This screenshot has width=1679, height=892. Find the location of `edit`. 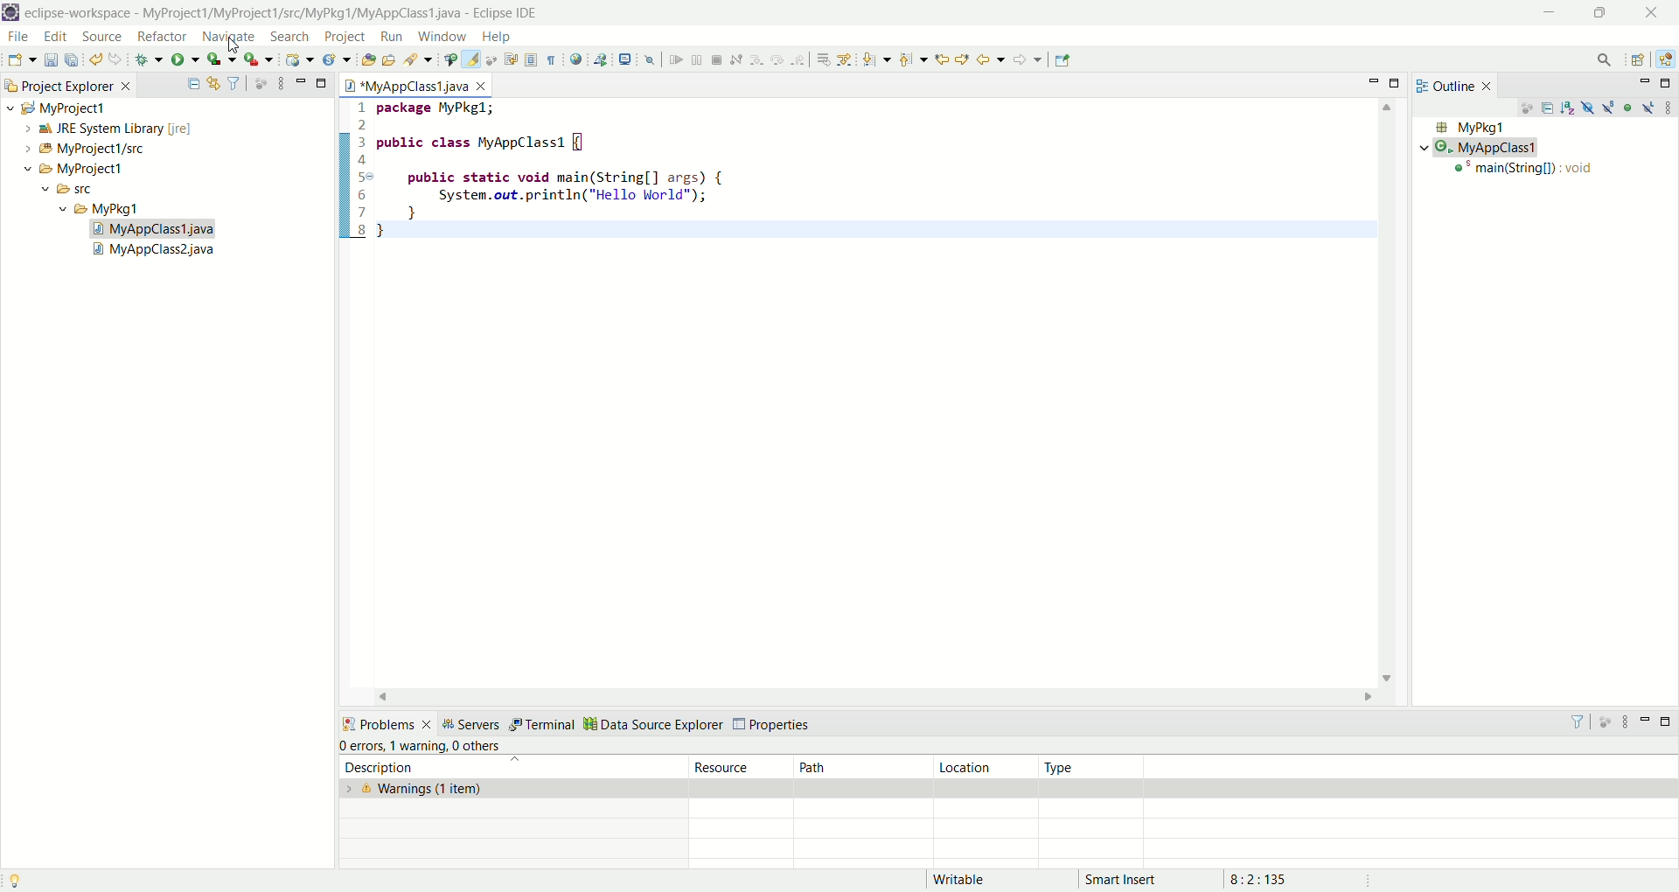

edit is located at coordinates (55, 38).